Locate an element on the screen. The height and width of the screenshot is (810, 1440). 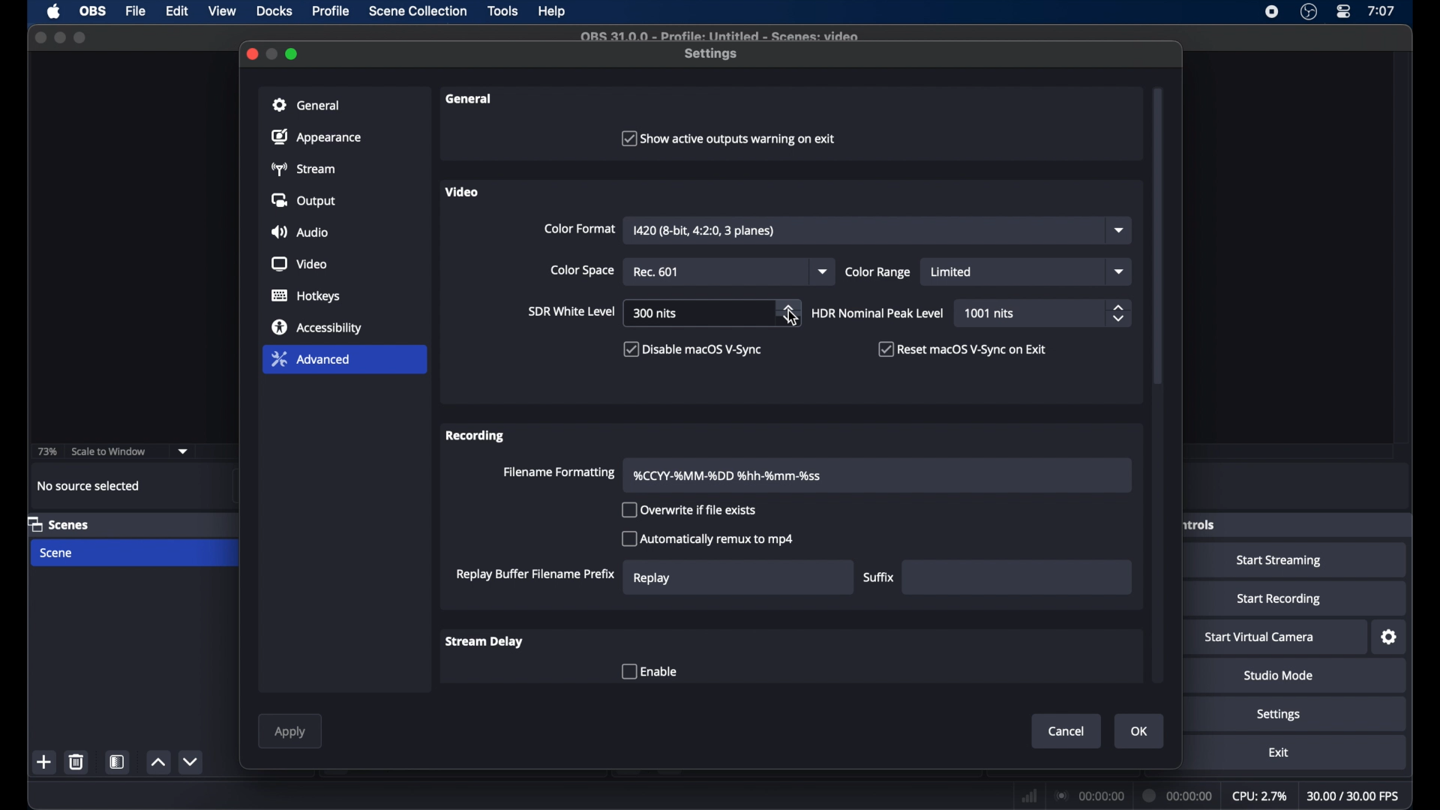
video is located at coordinates (300, 264).